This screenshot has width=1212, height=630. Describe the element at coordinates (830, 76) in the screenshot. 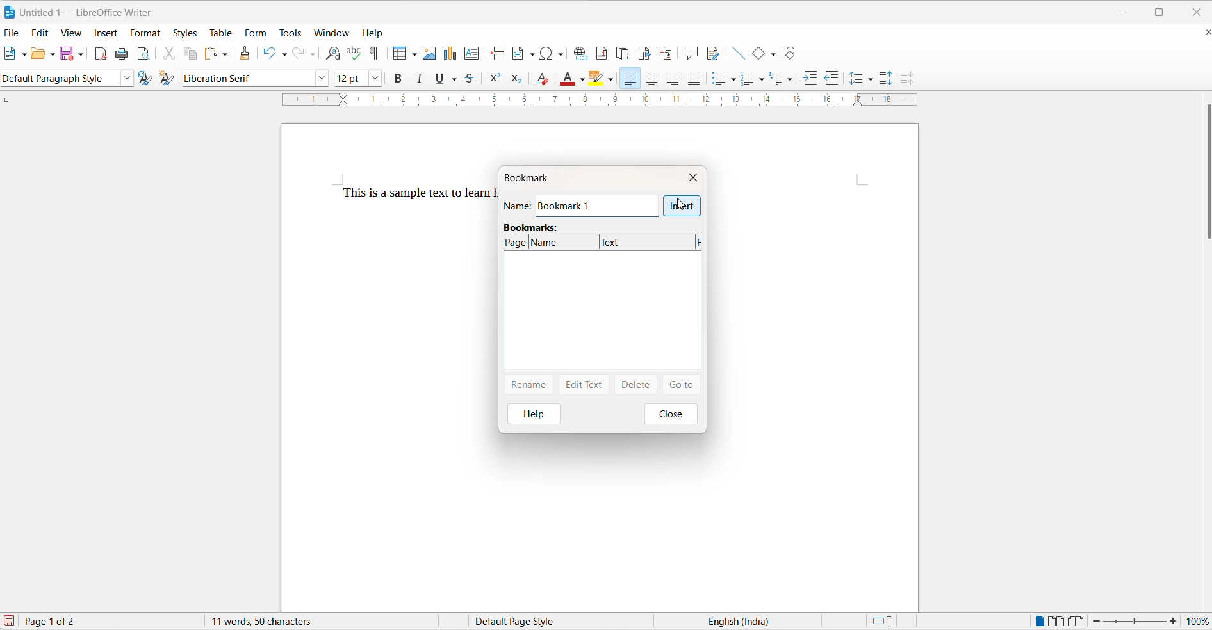

I see `decrease indent` at that location.